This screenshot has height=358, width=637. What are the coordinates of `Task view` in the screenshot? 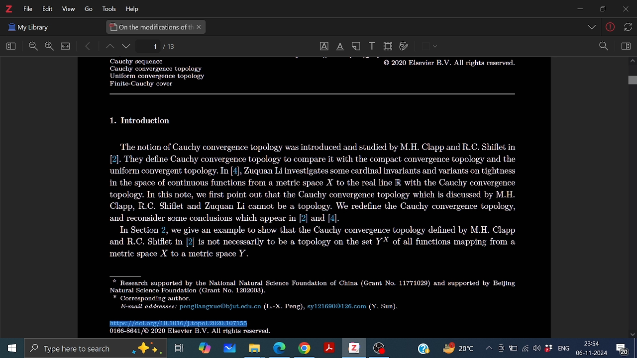 It's located at (180, 348).